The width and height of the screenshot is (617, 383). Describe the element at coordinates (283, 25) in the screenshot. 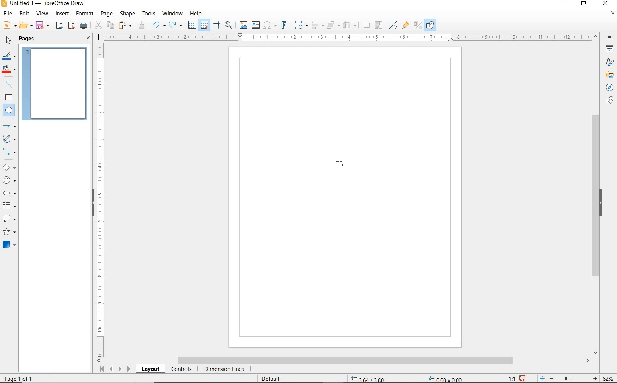

I see `INSERT FONTWORK TEXT` at that location.